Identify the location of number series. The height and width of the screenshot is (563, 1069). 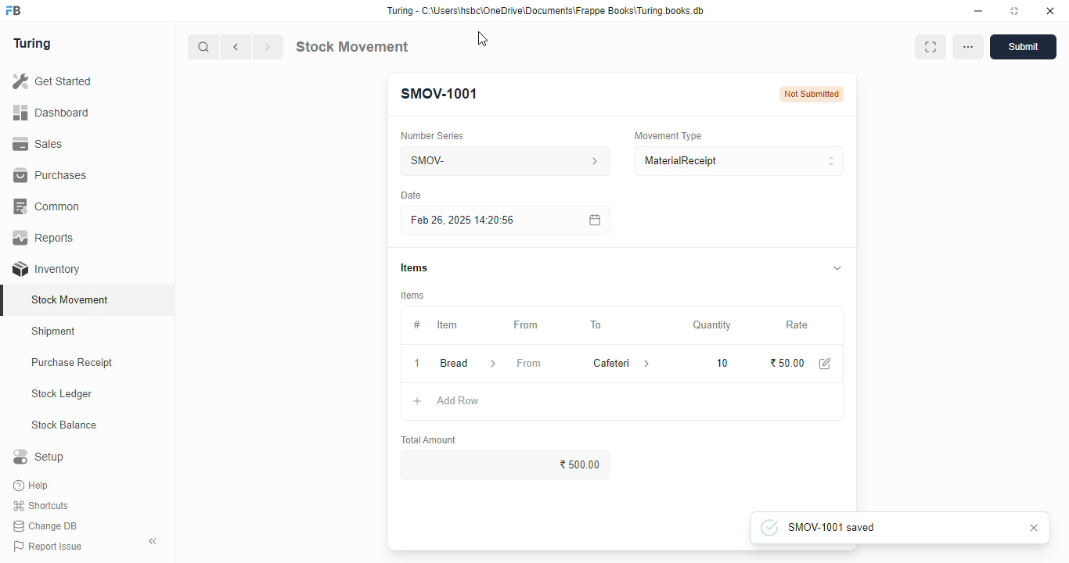
(431, 136).